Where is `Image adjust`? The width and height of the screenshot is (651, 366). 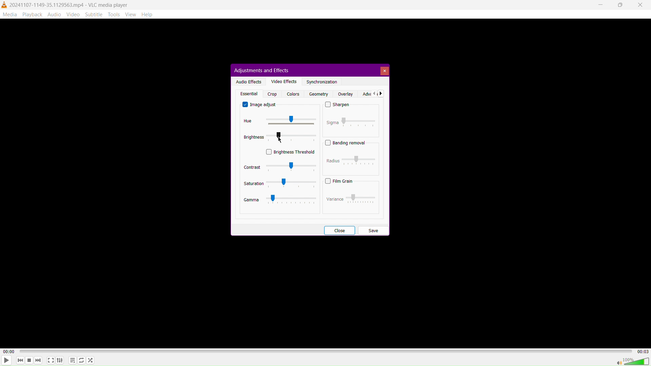 Image adjust is located at coordinates (260, 104).